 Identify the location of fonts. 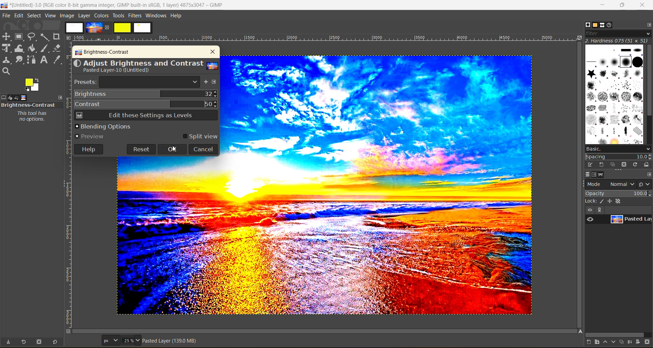
(604, 26).